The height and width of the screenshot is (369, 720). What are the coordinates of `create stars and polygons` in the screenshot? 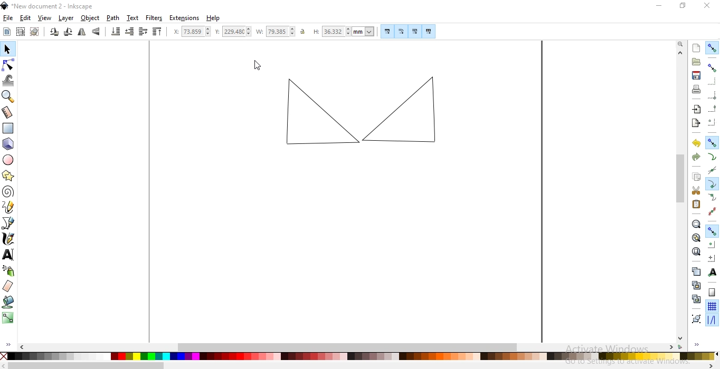 It's located at (8, 176).